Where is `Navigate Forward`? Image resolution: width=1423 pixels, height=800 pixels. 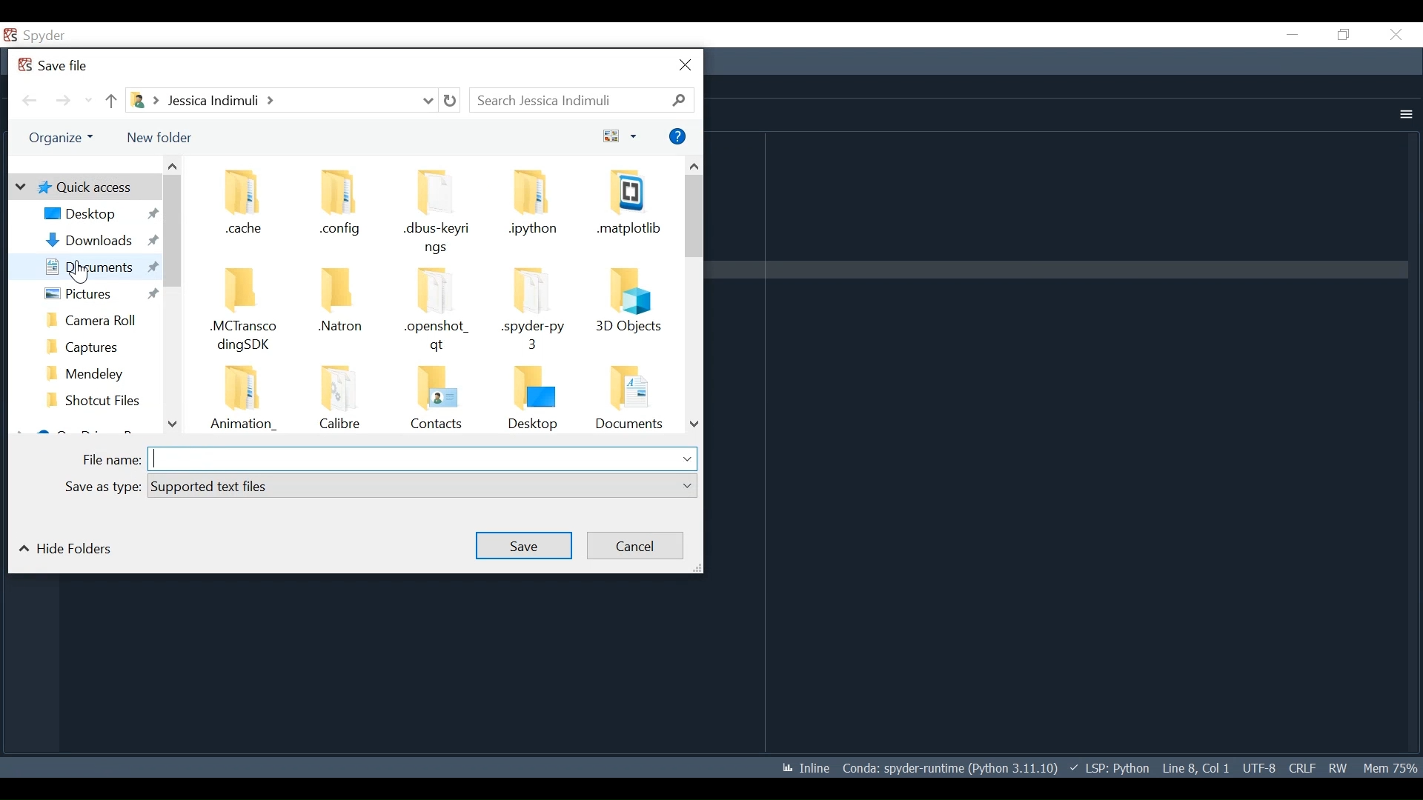 Navigate Forward is located at coordinates (63, 101).